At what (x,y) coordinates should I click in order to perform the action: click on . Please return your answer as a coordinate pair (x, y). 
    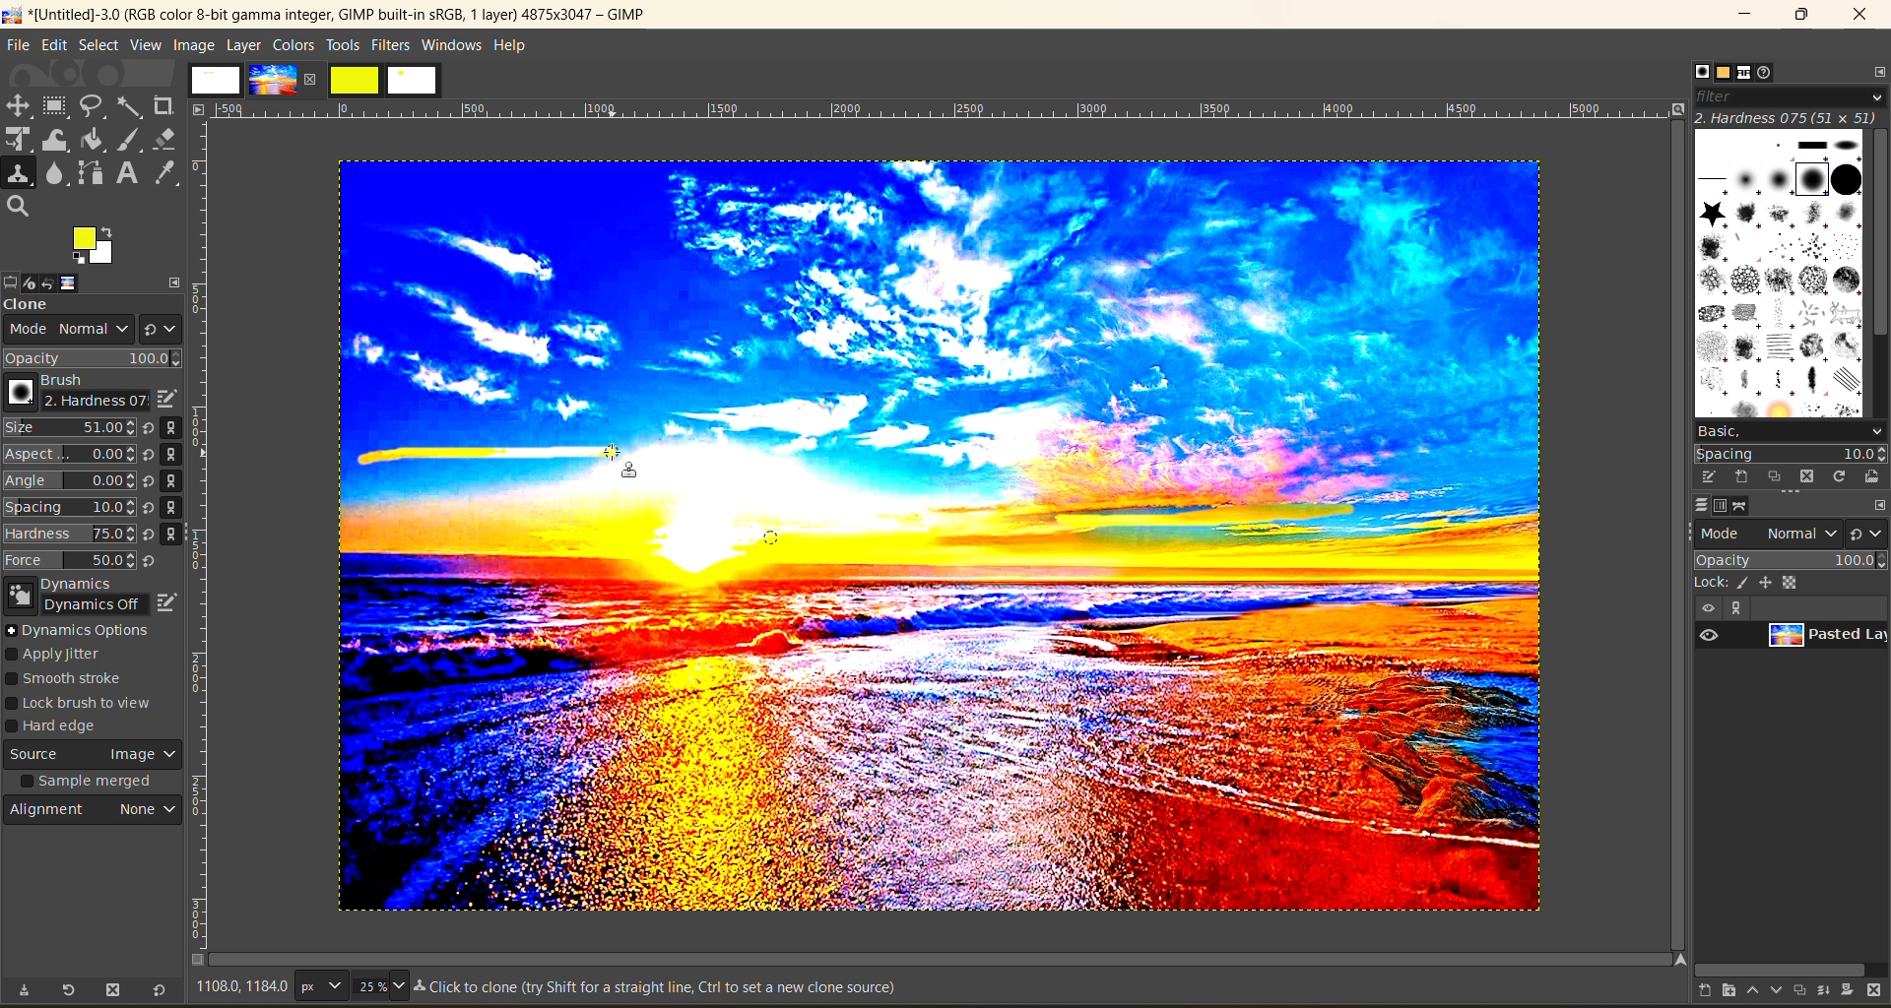
    Looking at the image, I should click on (199, 108).